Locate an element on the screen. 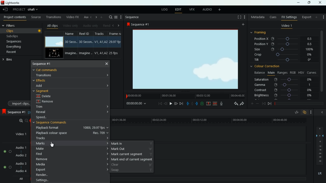  remove is located at coordinates (47, 102).